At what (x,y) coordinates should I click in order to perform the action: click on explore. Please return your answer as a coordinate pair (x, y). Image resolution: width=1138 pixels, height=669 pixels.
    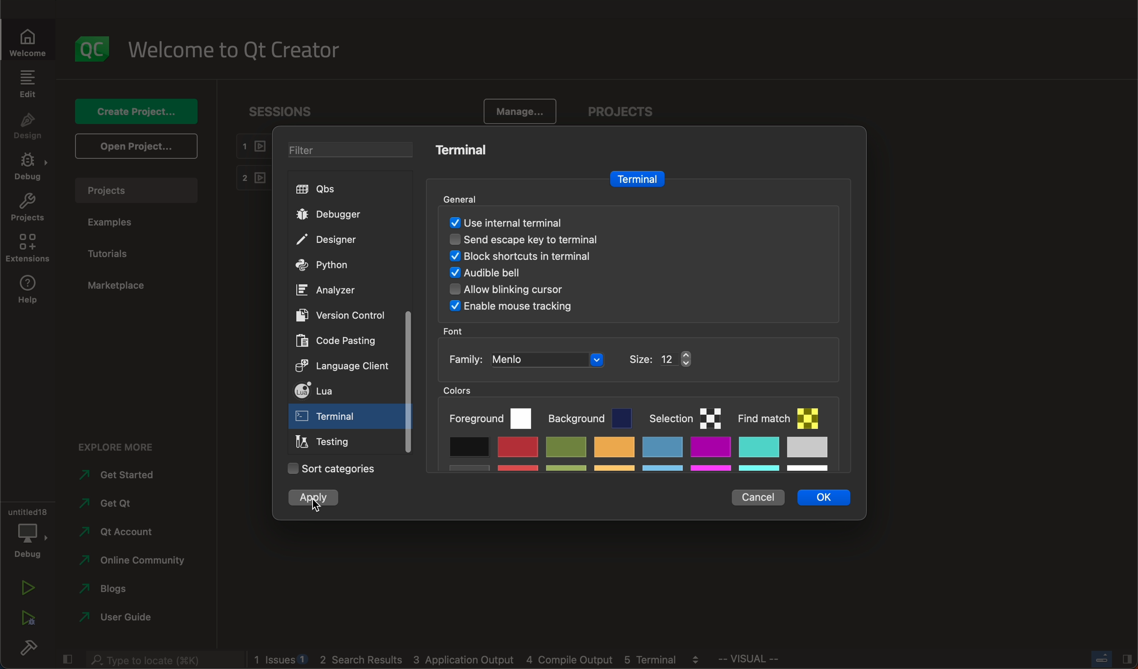
    Looking at the image, I should click on (116, 443).